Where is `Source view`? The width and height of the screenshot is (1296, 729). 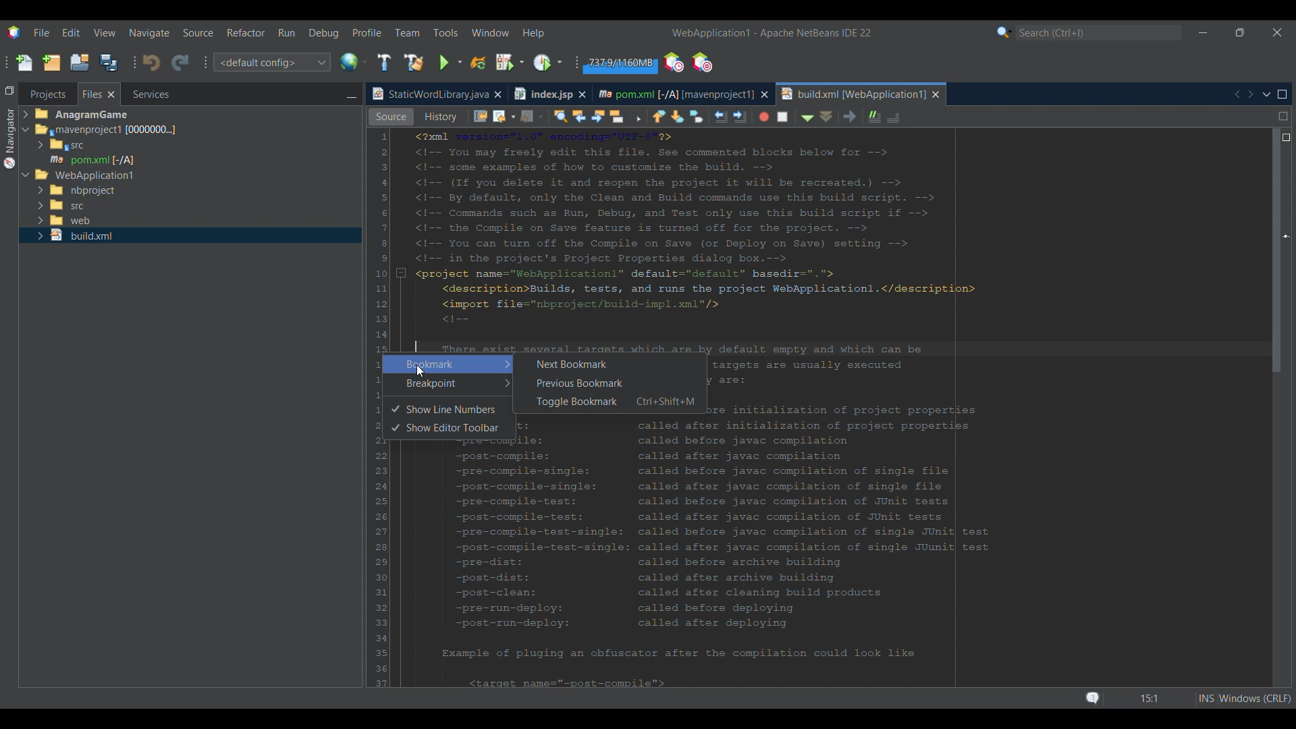
Source view is located at coordinates (391, 117).